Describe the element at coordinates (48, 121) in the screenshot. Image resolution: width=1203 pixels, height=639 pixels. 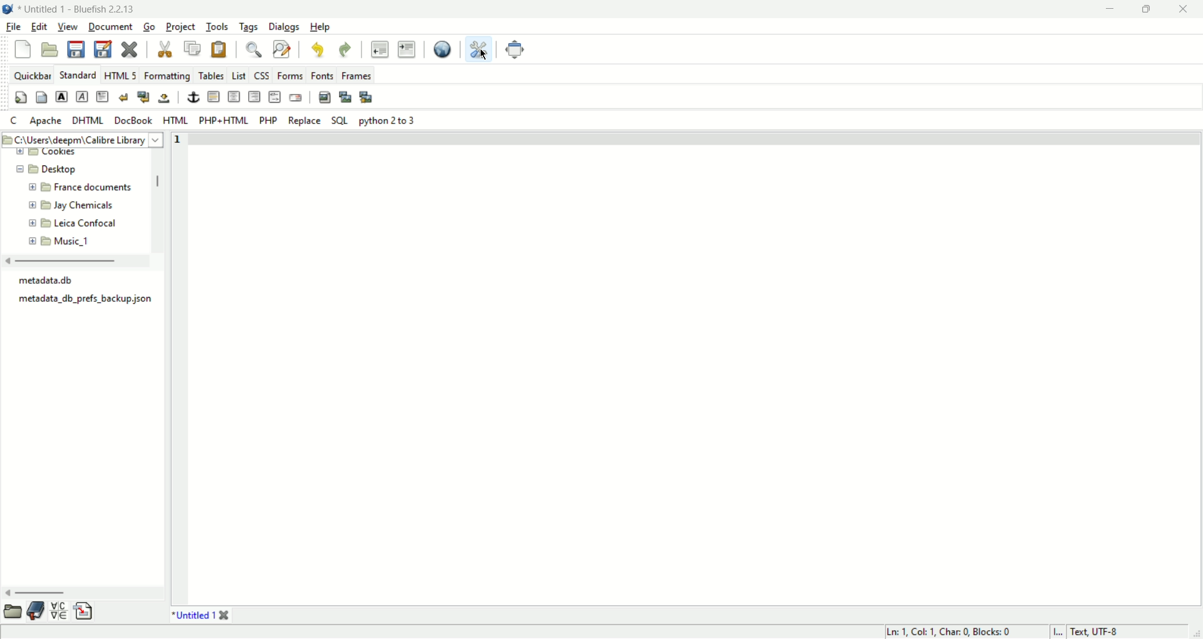
I see `apache` at that location.